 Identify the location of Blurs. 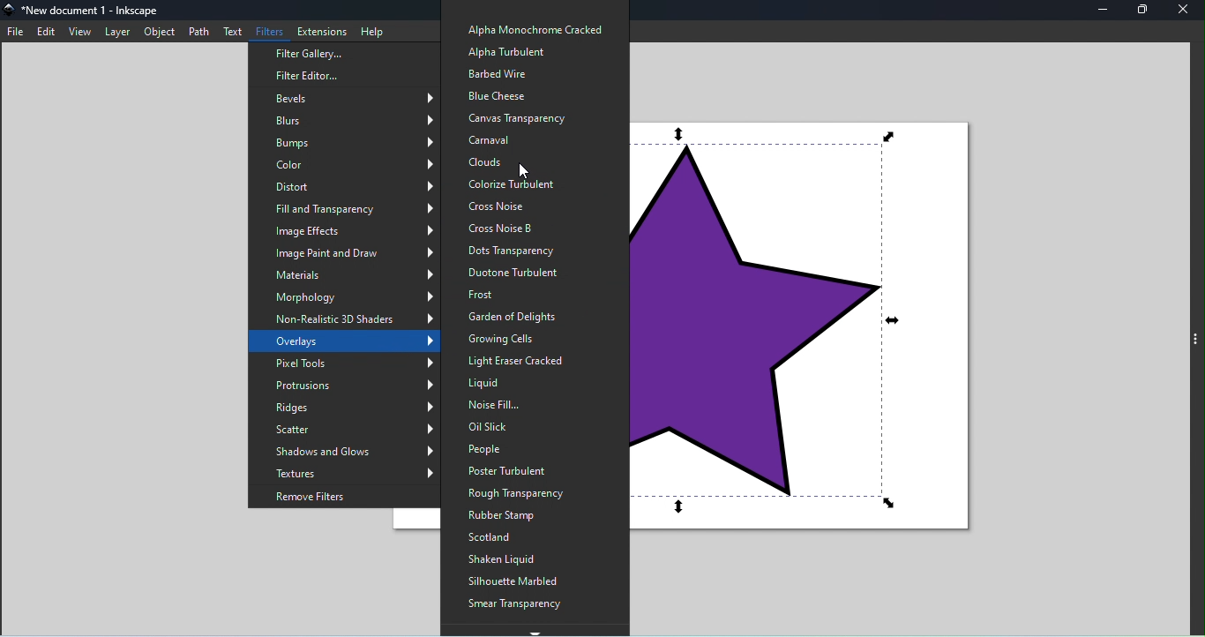
(351, 120).